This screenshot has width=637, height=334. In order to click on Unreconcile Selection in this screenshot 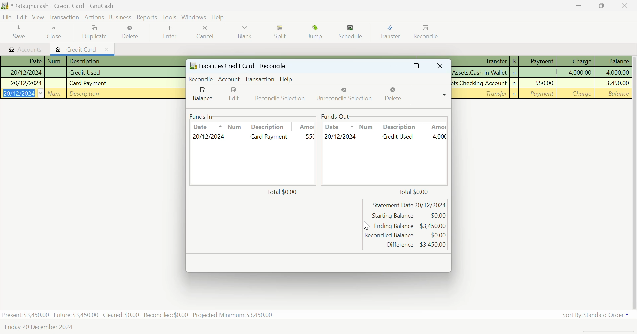, I will do `click(343, 96)`.